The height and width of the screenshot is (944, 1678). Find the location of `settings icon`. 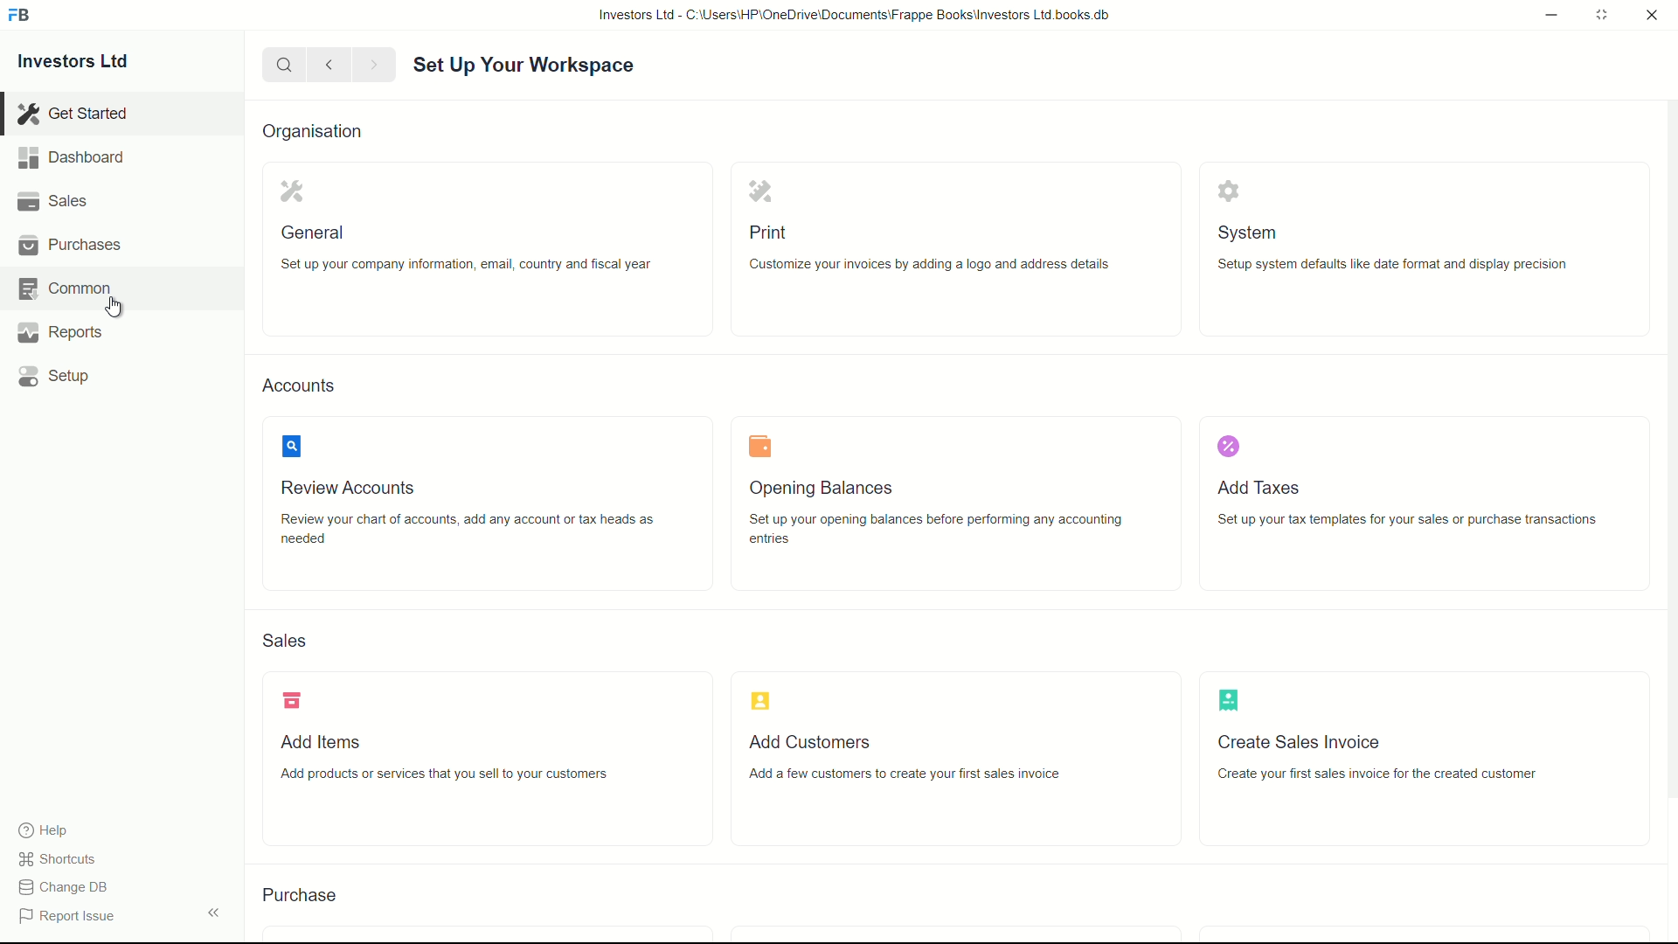

settings icon is located at coordinates (1226, 189).